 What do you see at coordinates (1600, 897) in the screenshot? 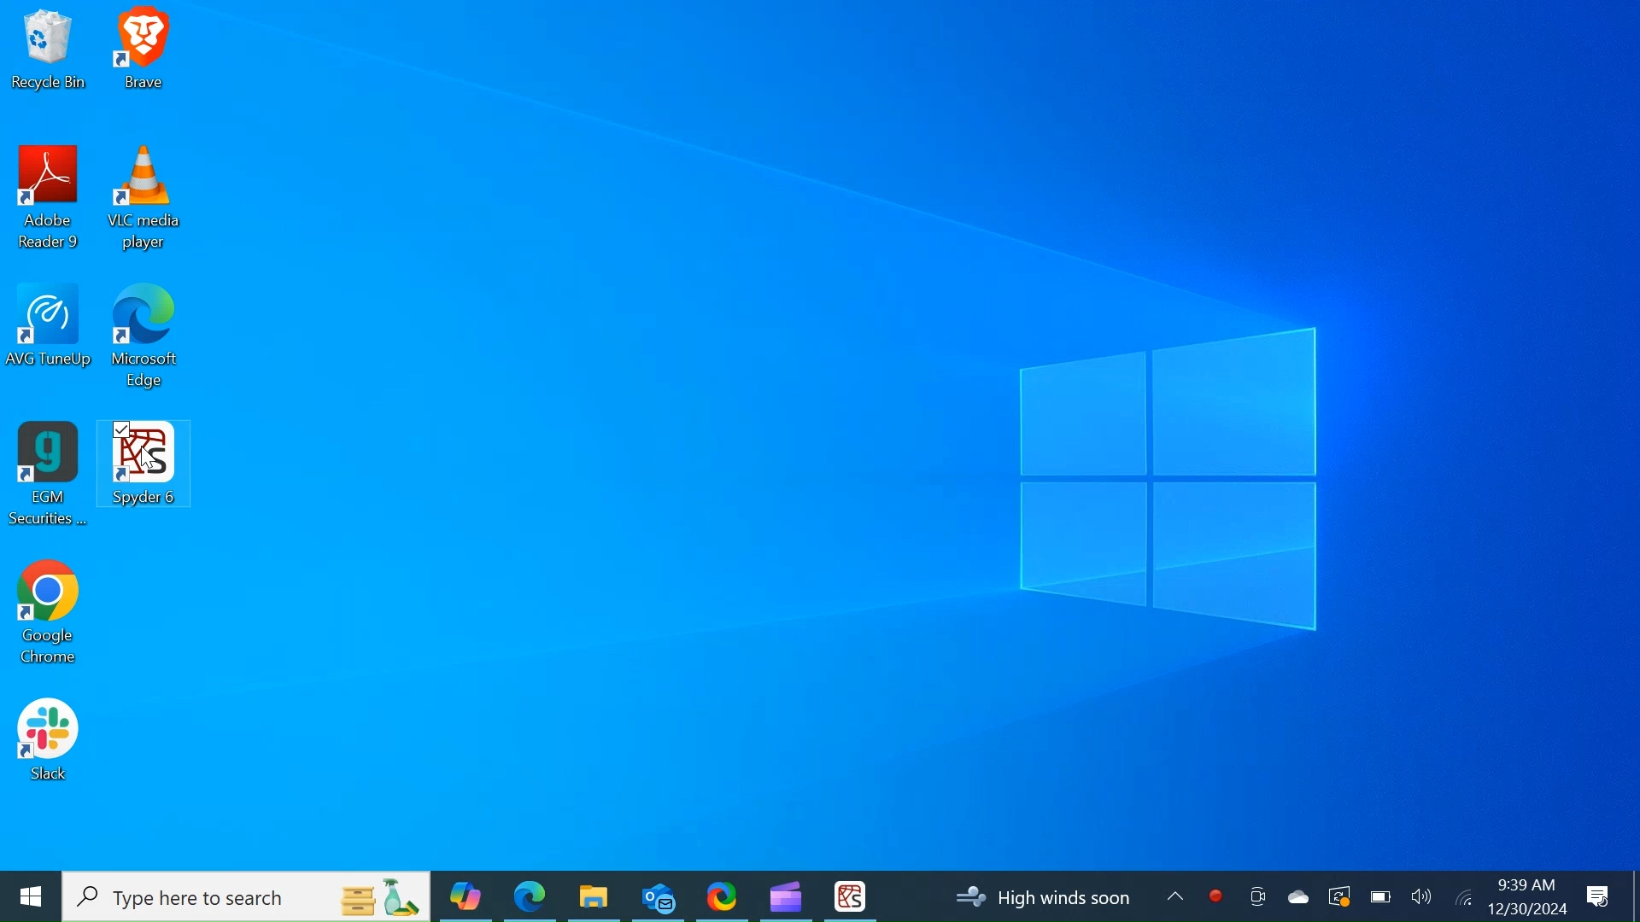
I see `Notification` at bounding box center [1600, 897].